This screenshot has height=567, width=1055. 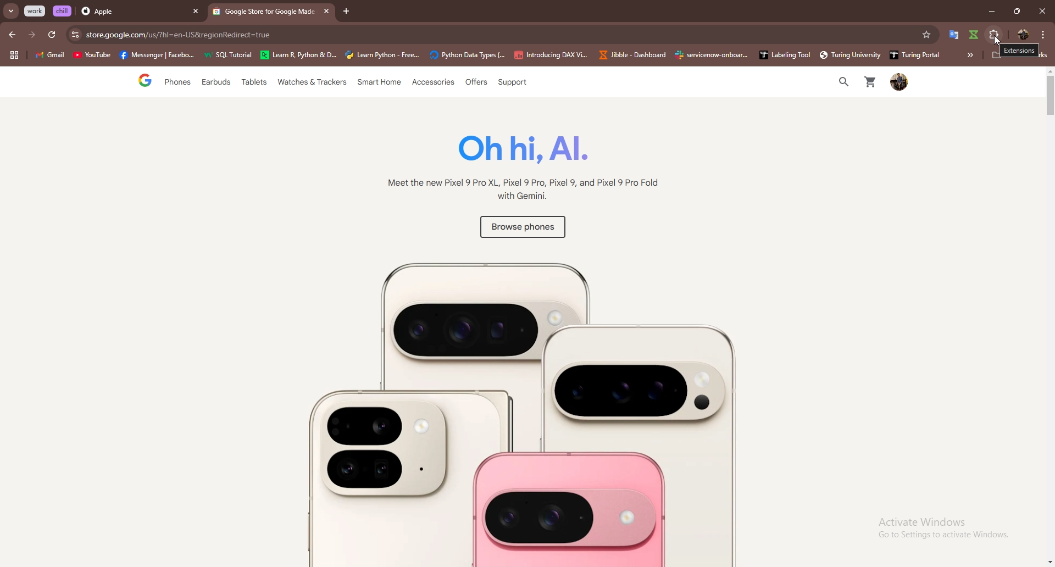 What do you see at coordinates (1022, 35) in the screenshot?
I see `profile` at bounding box center [1022, 35].